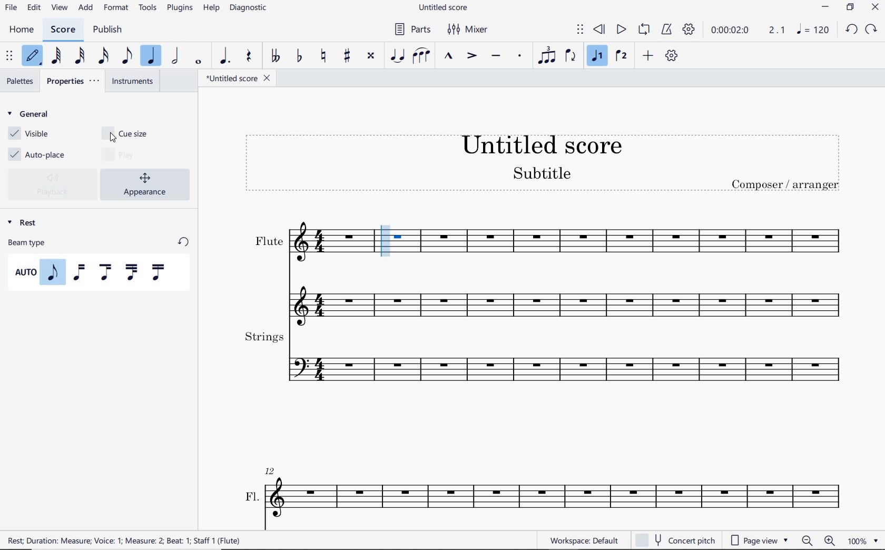 The height and width of the screenshot is (550, 885). Describe the element at coordinates (549, 55) in the screenshot. I see `TUPLET` at that location.